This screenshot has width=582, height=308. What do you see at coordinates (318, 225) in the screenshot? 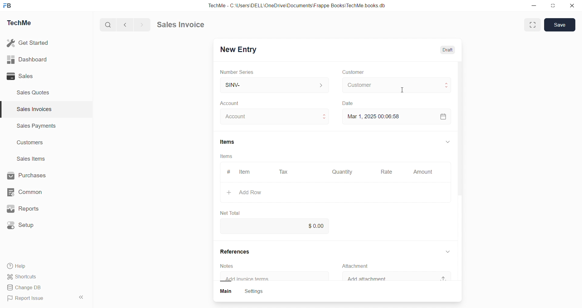
I see `$0.00` at bounding box center [318, 225].